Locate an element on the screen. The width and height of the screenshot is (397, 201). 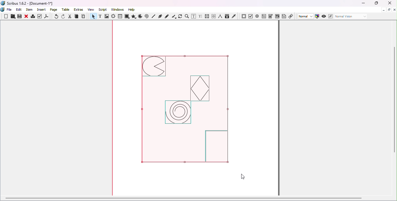
Cursor is located at coordinates (244, 178).